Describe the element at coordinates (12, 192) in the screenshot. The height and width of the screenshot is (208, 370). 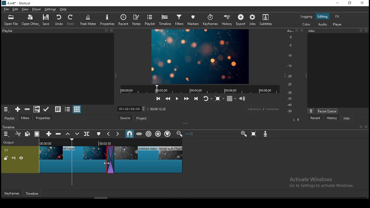
I see `keyframes` at that location.